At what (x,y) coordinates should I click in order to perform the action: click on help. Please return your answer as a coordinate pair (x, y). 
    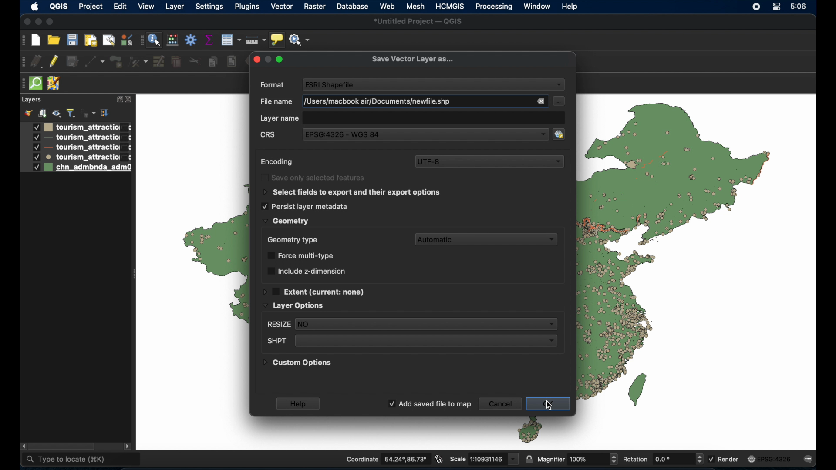
    Looking at the image, I should click on (570, 7).